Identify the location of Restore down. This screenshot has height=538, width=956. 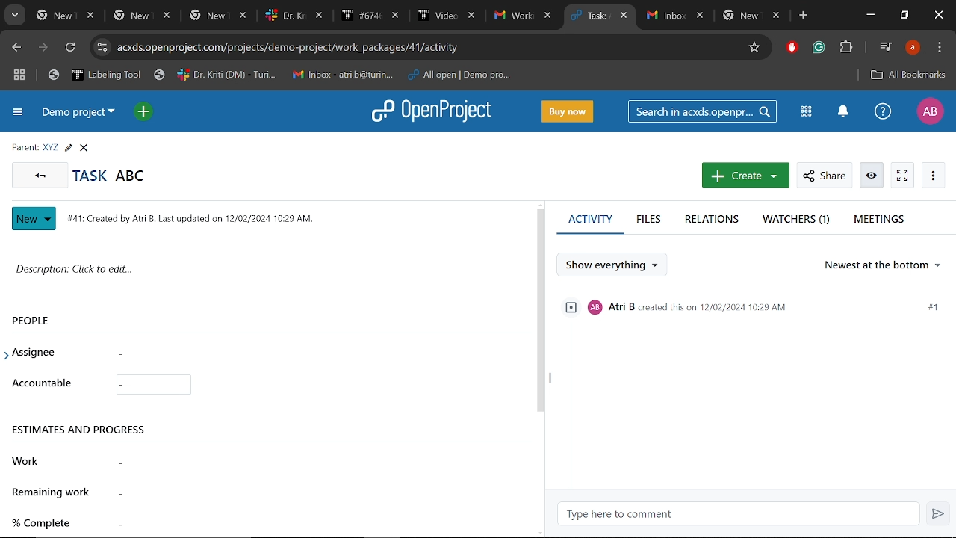
(904, 14).